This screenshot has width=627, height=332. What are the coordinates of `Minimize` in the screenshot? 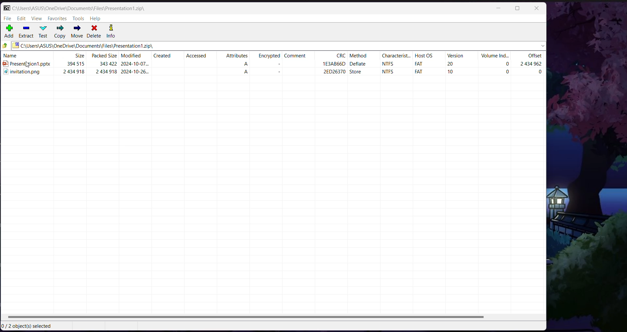 It's located at (500, 8).